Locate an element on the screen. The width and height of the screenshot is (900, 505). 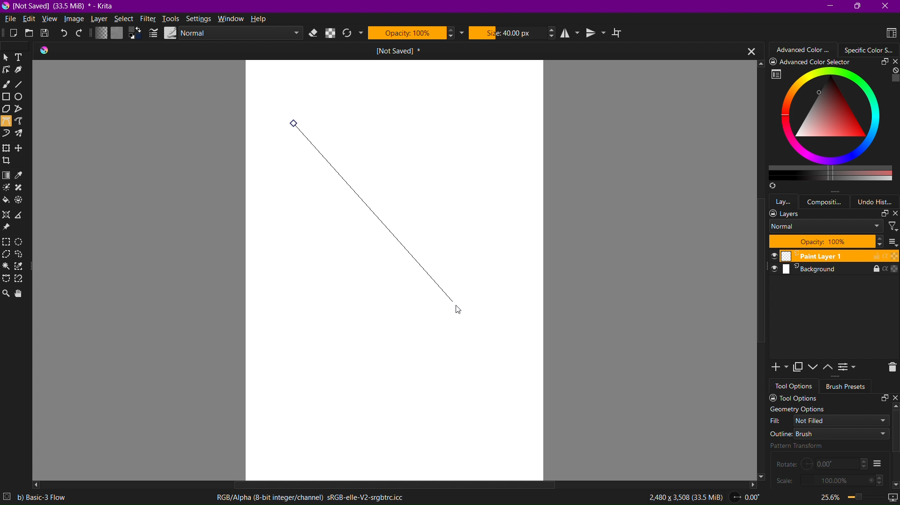
Save is located at coordinates (46, 34).